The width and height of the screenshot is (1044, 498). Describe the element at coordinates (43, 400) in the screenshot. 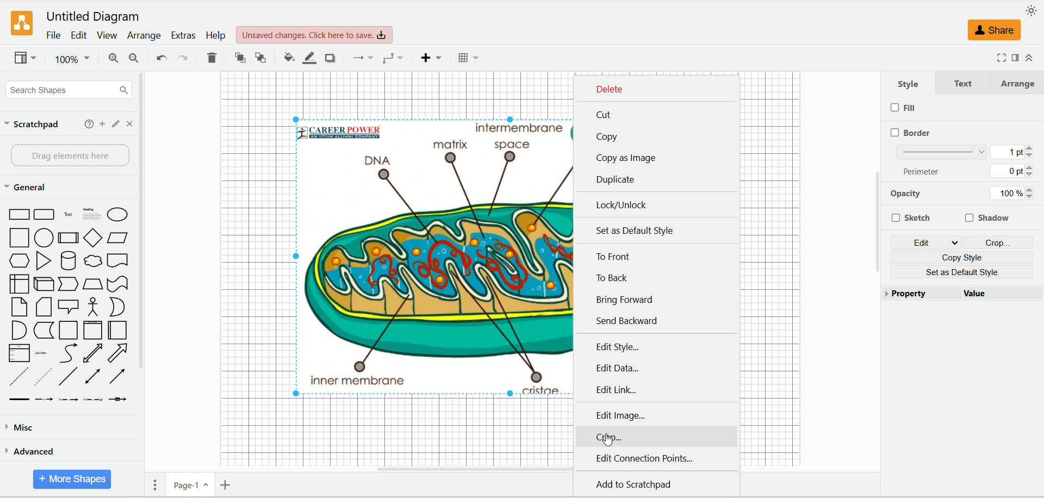

I see `Connector with Label` at that location.